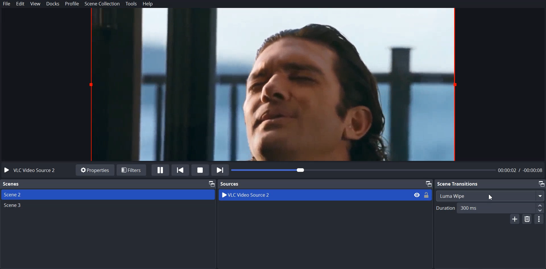 The image size is (546, 269). I want to click on Edit, so click(20, 4).